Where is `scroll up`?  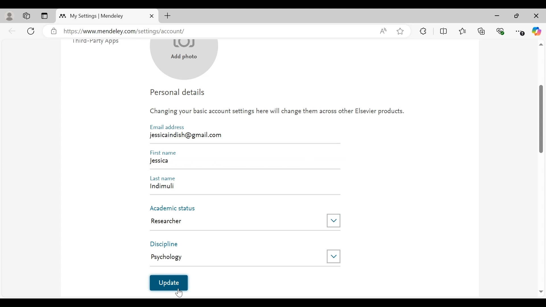 scroll up is located at coordinates (541, 45).